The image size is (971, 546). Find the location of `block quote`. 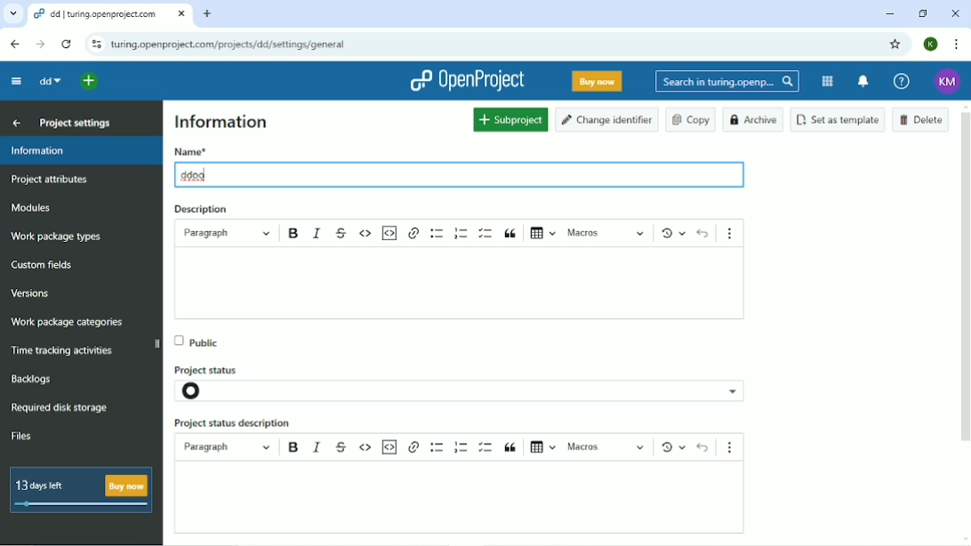

block quote is located at coordinates (513, 446).